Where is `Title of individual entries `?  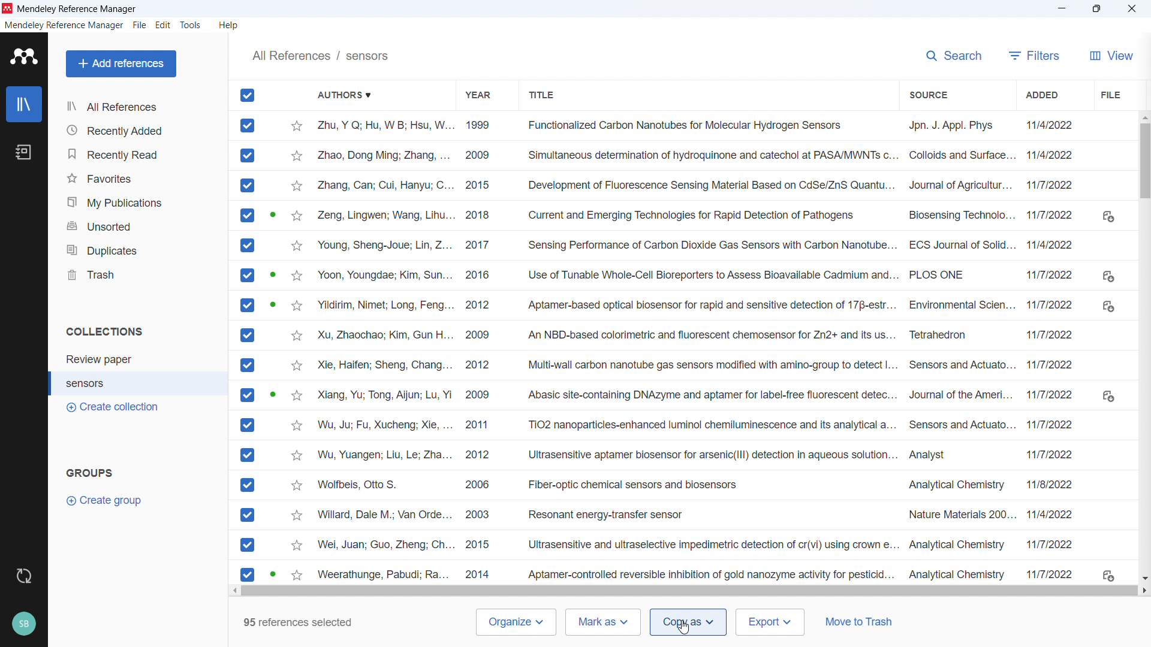
Title of individual entries  is located at coordinates (709, 350).